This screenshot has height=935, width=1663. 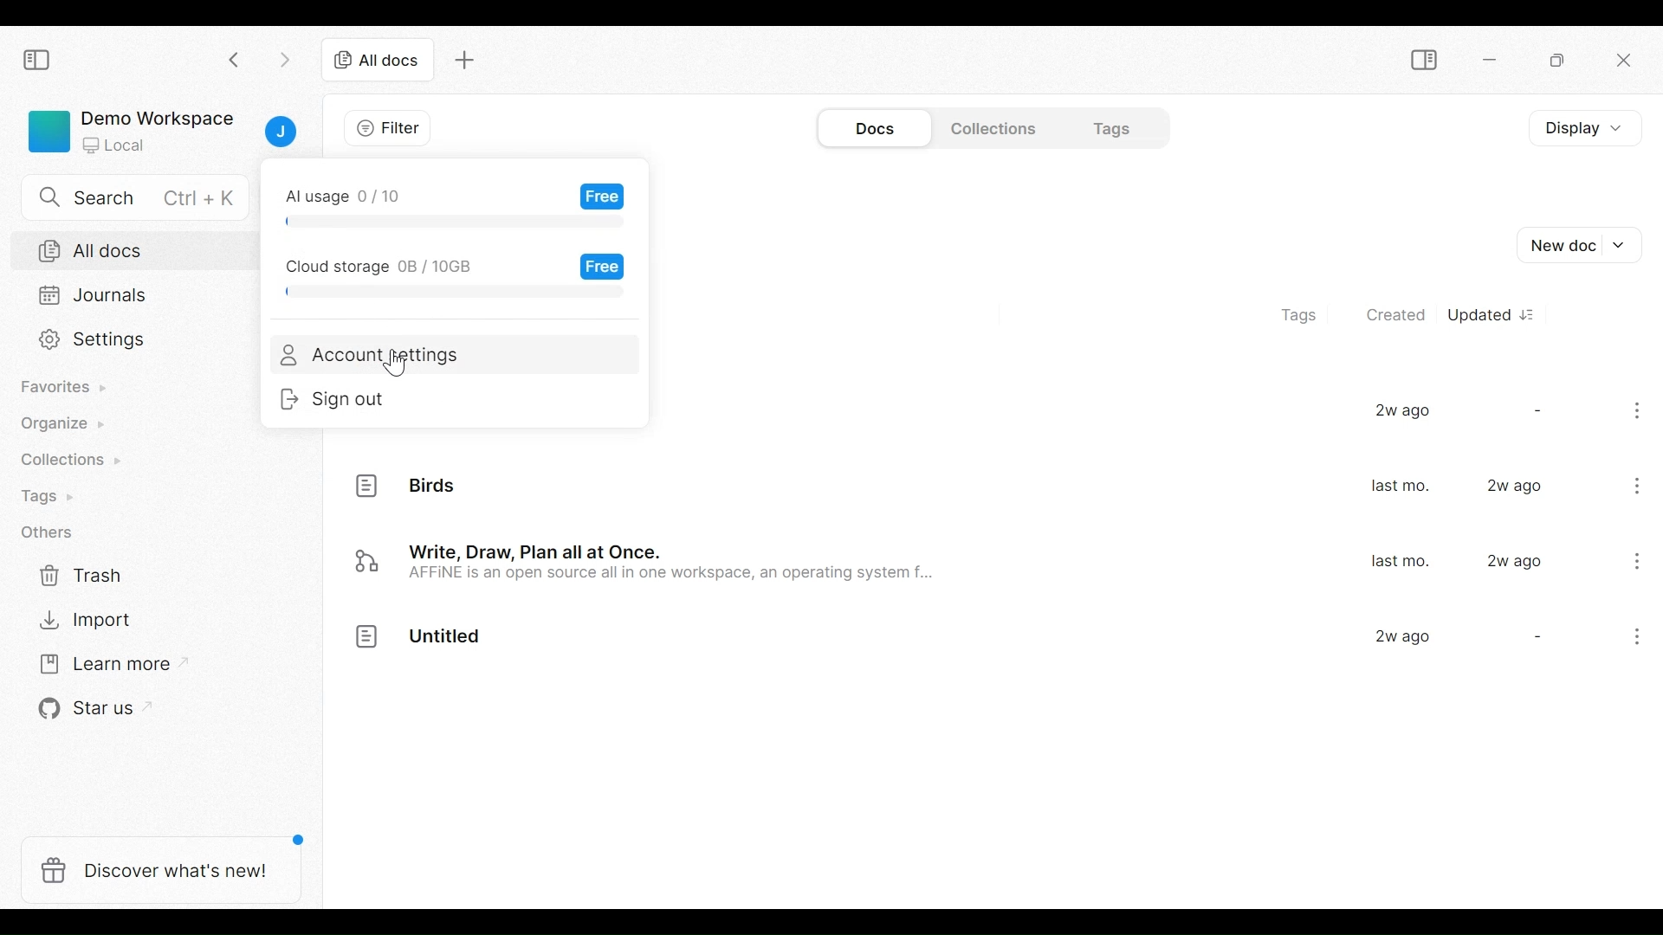 I want to click on 2w ago, so click(x=1516, y=561).